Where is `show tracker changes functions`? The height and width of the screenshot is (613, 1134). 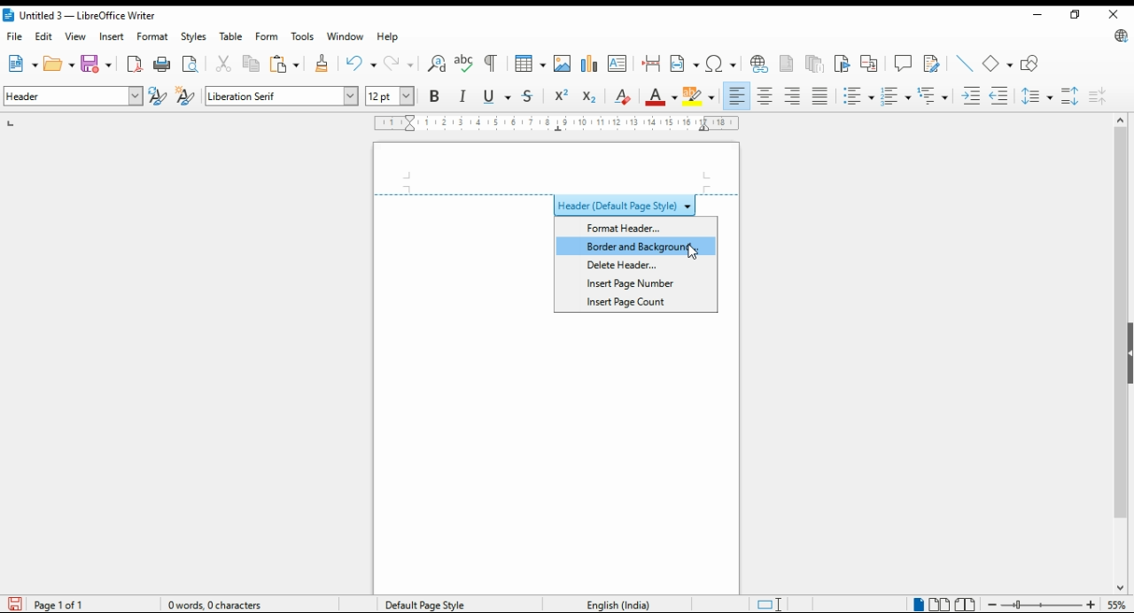 show tracker changes functions is located at coordinates (934, 62).